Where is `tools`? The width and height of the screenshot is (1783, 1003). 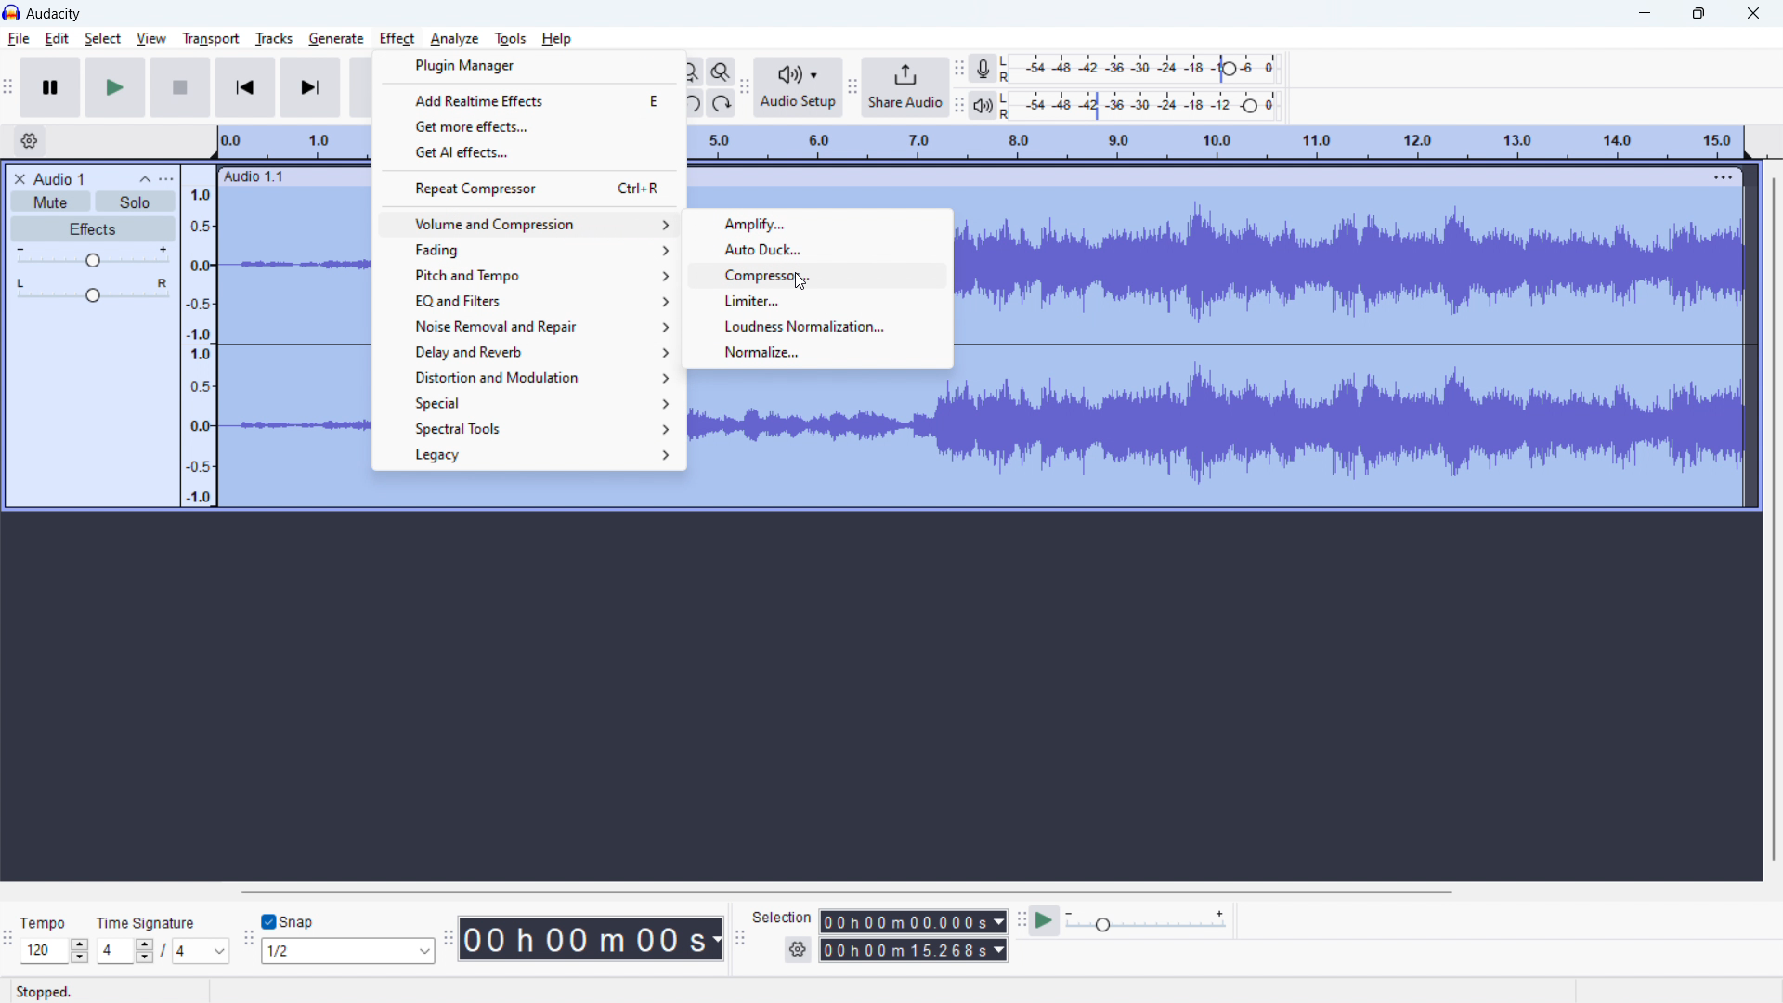 tools is located at coordinates (511, 39).